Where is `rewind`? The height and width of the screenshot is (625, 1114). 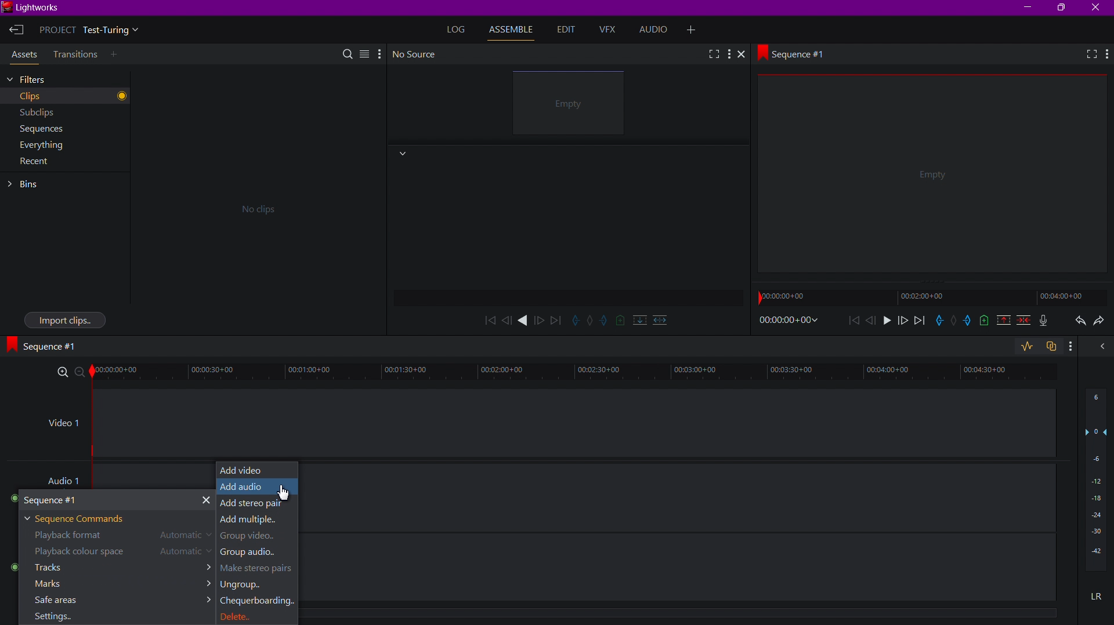 rewind is located at coordinates (507, 320).